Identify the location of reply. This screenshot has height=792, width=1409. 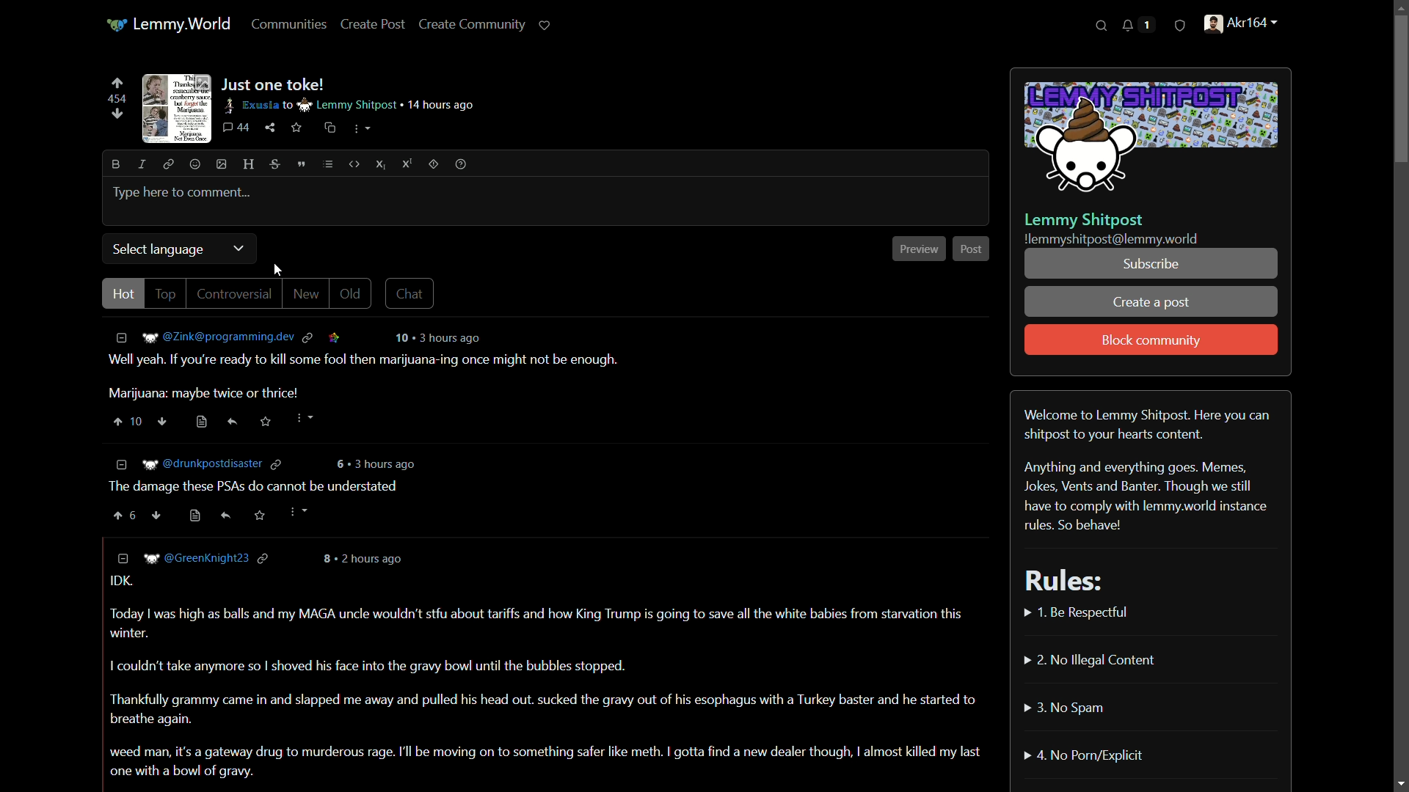
(224, 520).